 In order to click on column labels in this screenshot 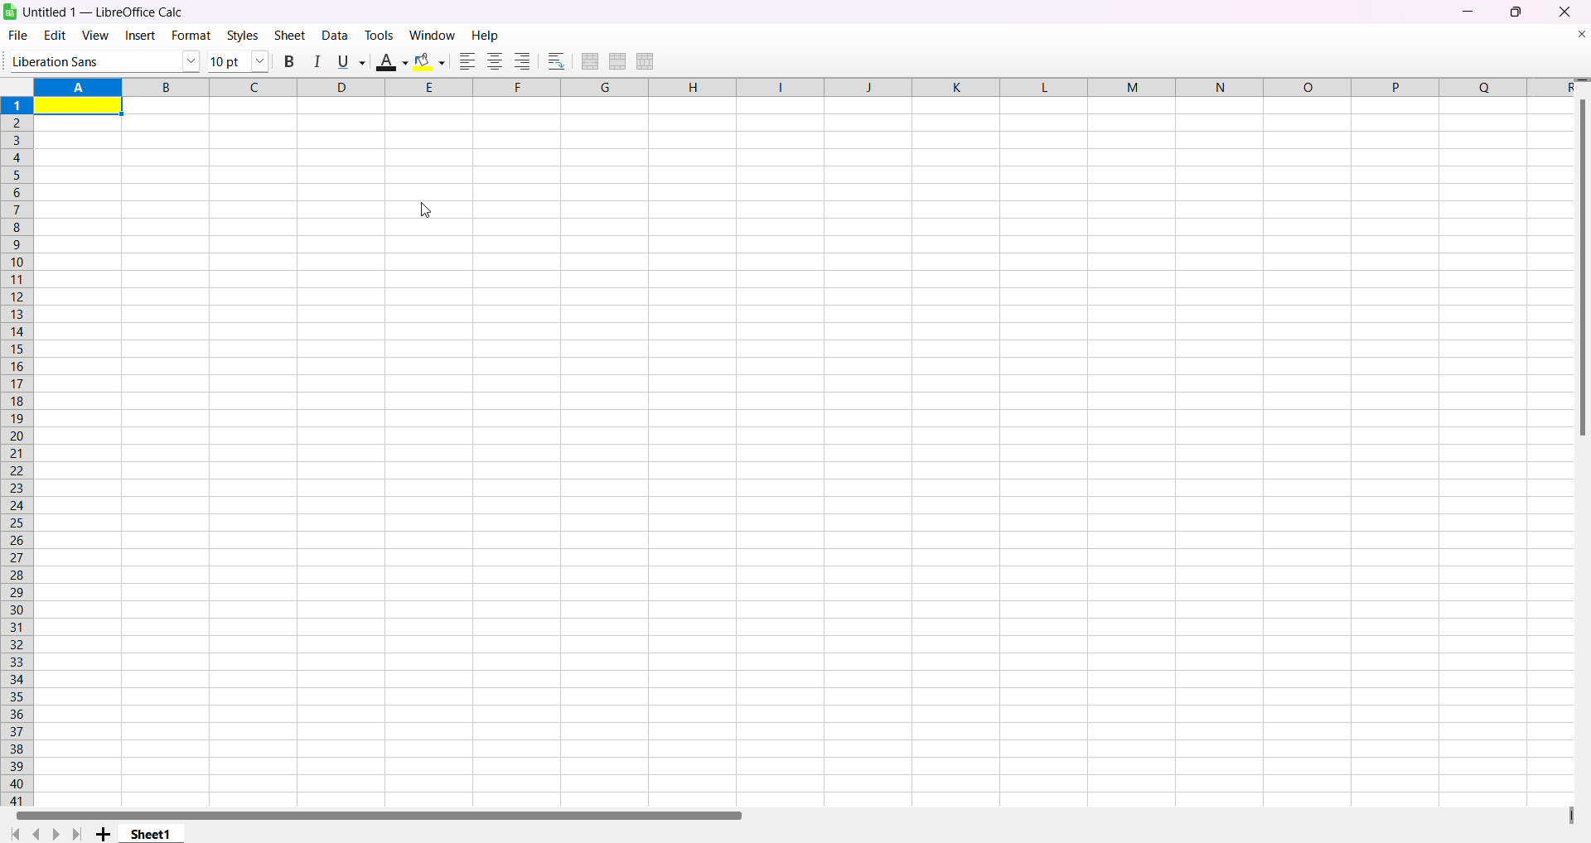, I will do `click(805, 88)`.